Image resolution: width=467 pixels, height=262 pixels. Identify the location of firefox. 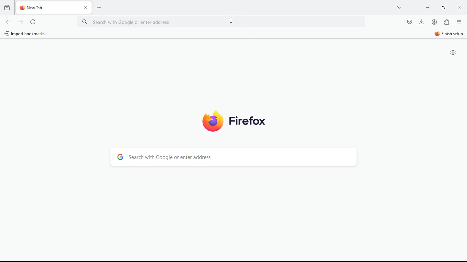
(234, 122).